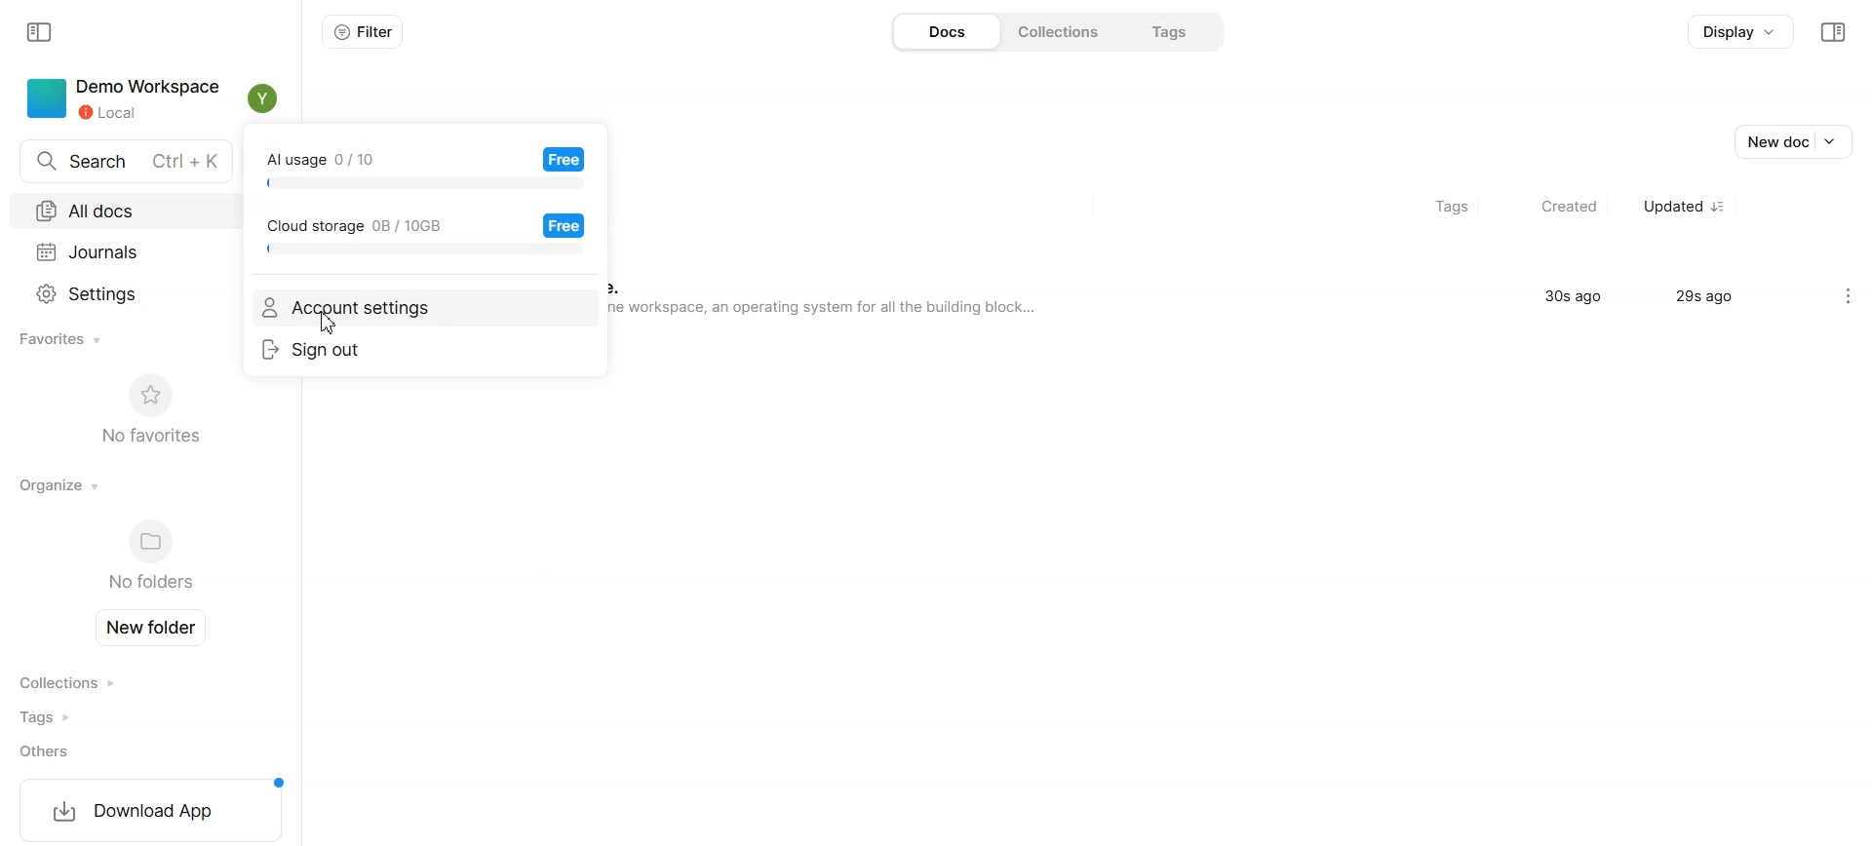 Image resolution: width=1872 pixels, height=846 pixels. Describe the element at coordinates (356, 34) in the screenshot. I see `filter` at that location.